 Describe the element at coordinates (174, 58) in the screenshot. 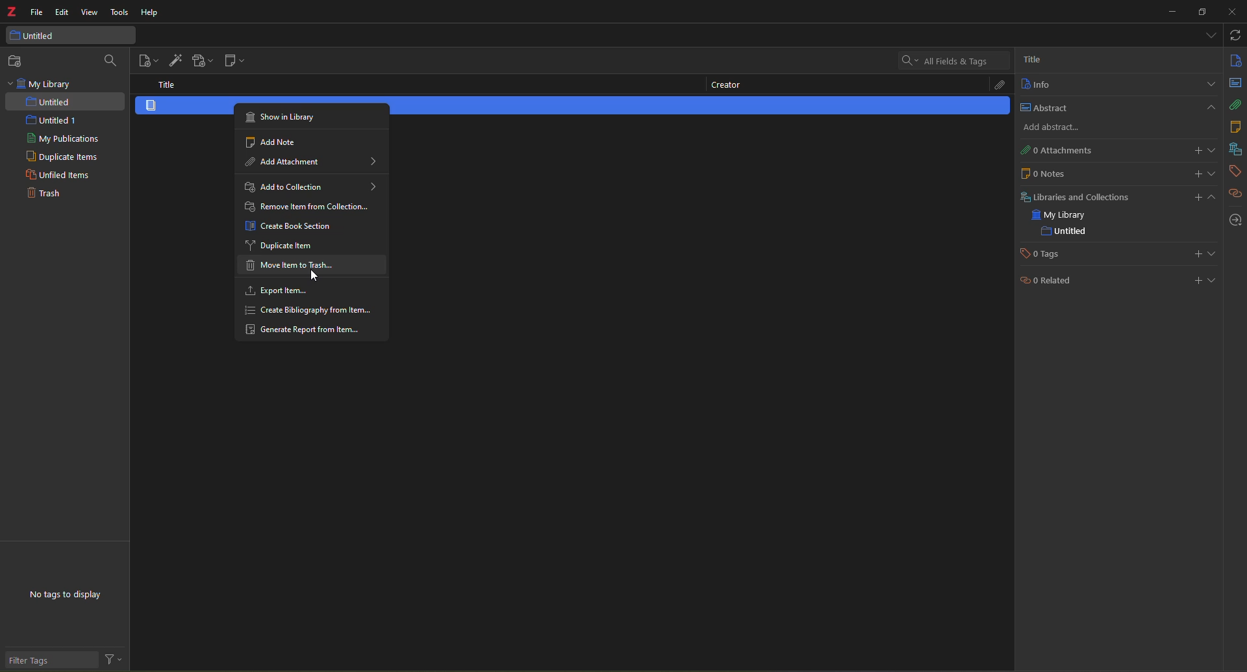

I see `add item` at that location.